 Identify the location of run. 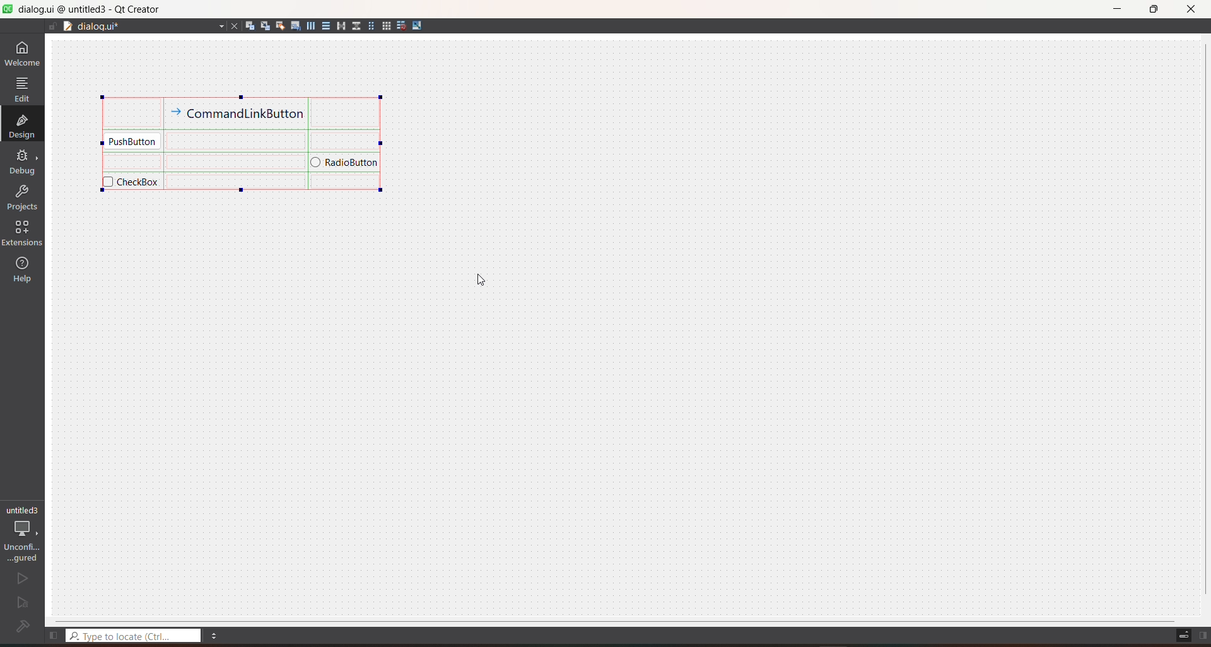
(21, 579).